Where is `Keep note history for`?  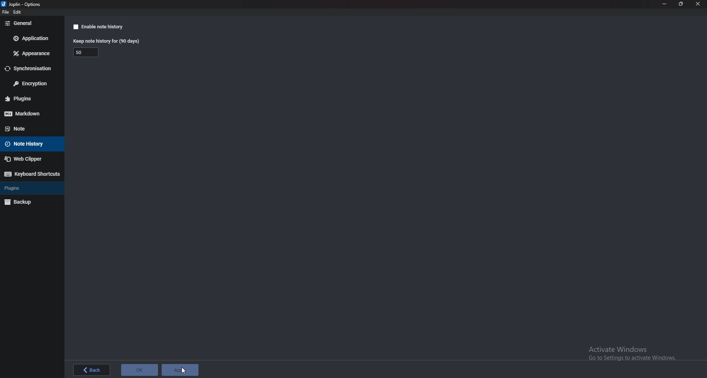
Keep note history for is located at coordinates (105, 42).